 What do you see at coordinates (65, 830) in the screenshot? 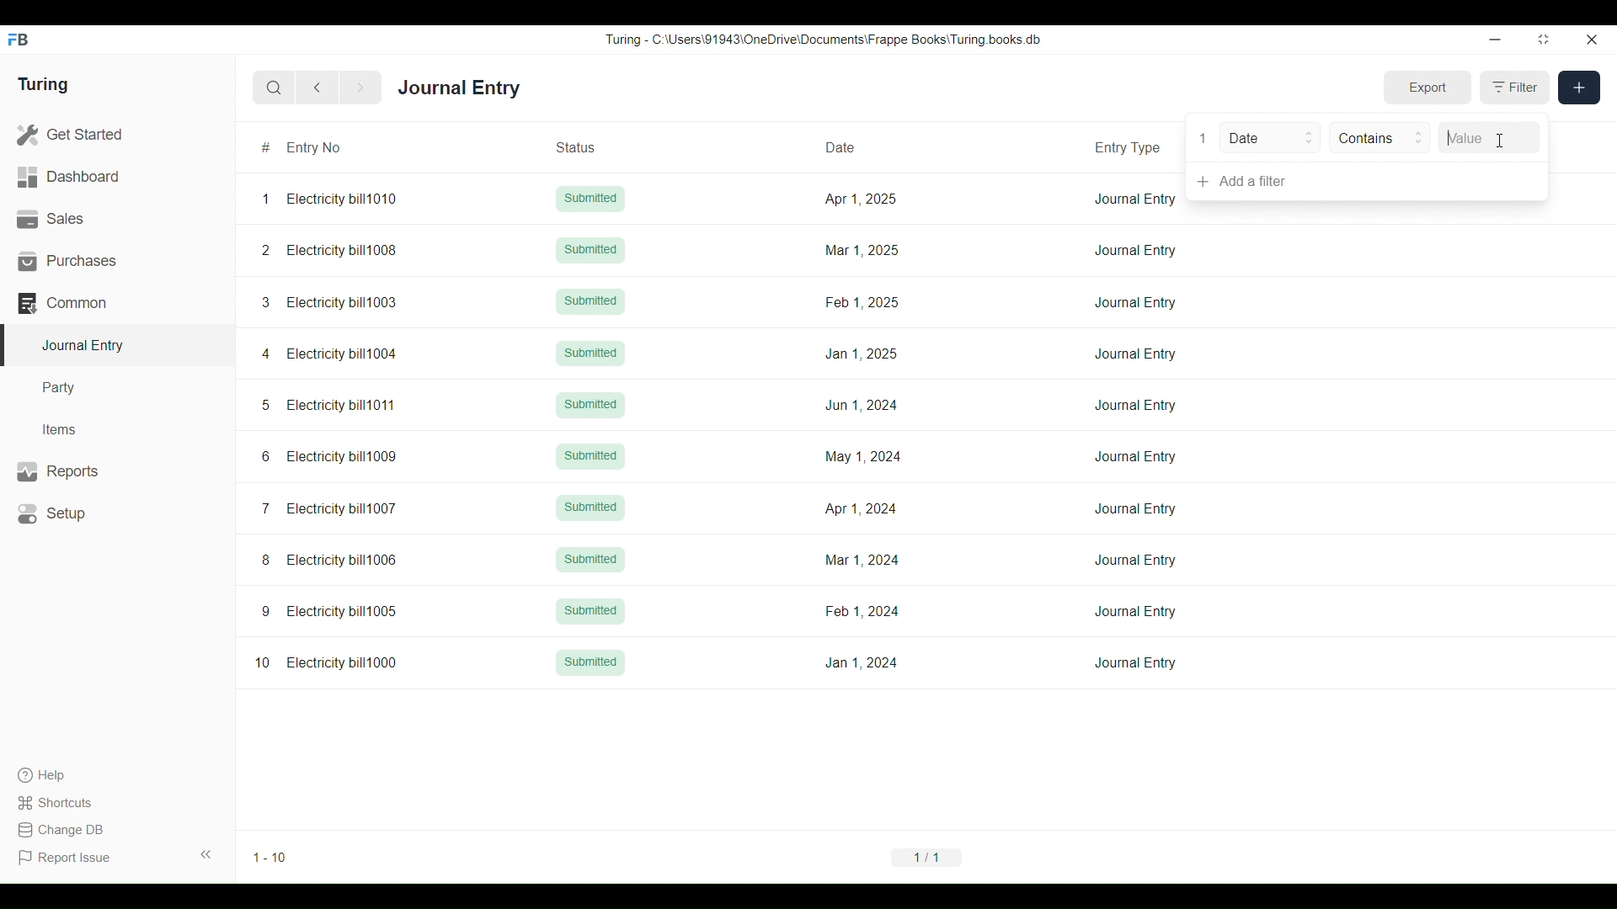
I see `Change DB` at bounding box center [65, 830].